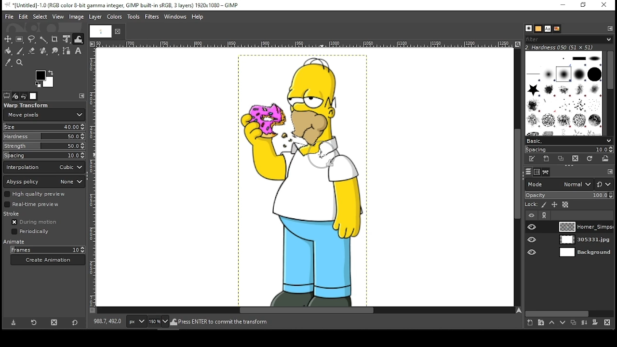 This screenshot has width=617, height=347. I want to click on image, so click(303, 180).